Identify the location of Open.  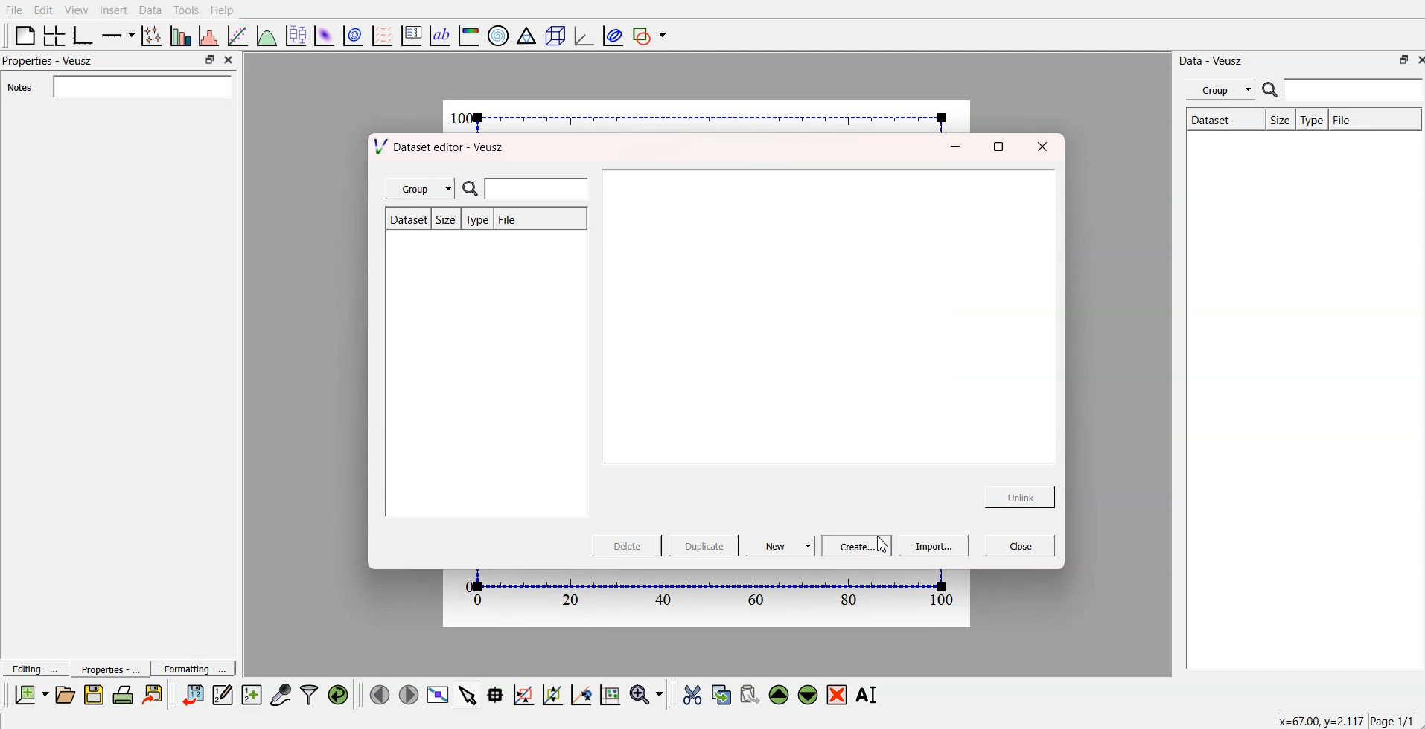
(65, 694).